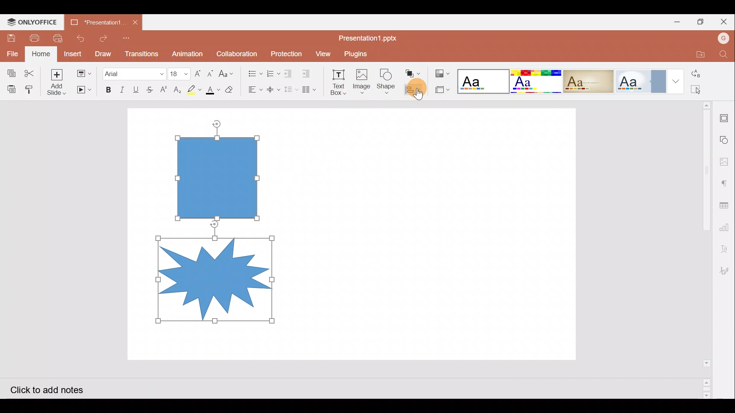 The image size is (735, 413). Describe the element at coordinates (443, 72) in the screenshot. I see `Change colour theme` at that location.